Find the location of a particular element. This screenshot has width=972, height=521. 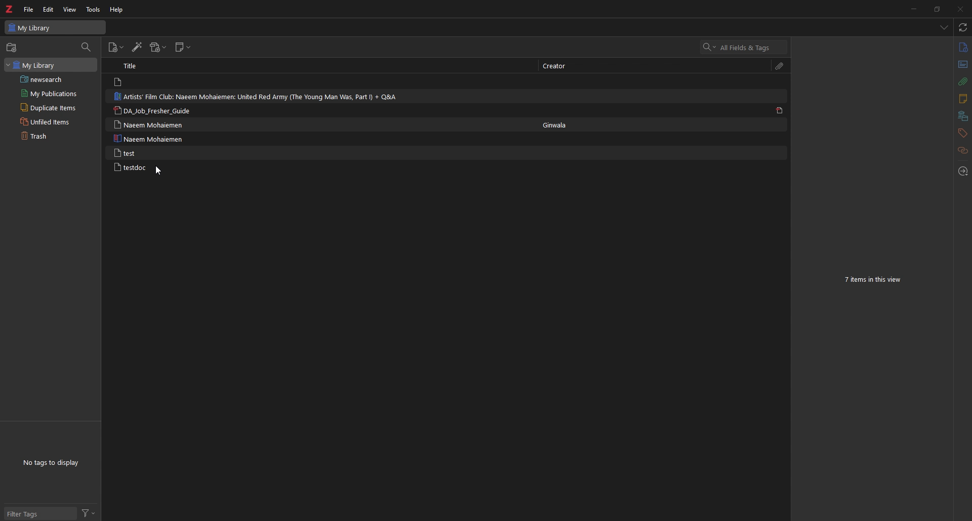

attachment is located at coordinates (781, 66).